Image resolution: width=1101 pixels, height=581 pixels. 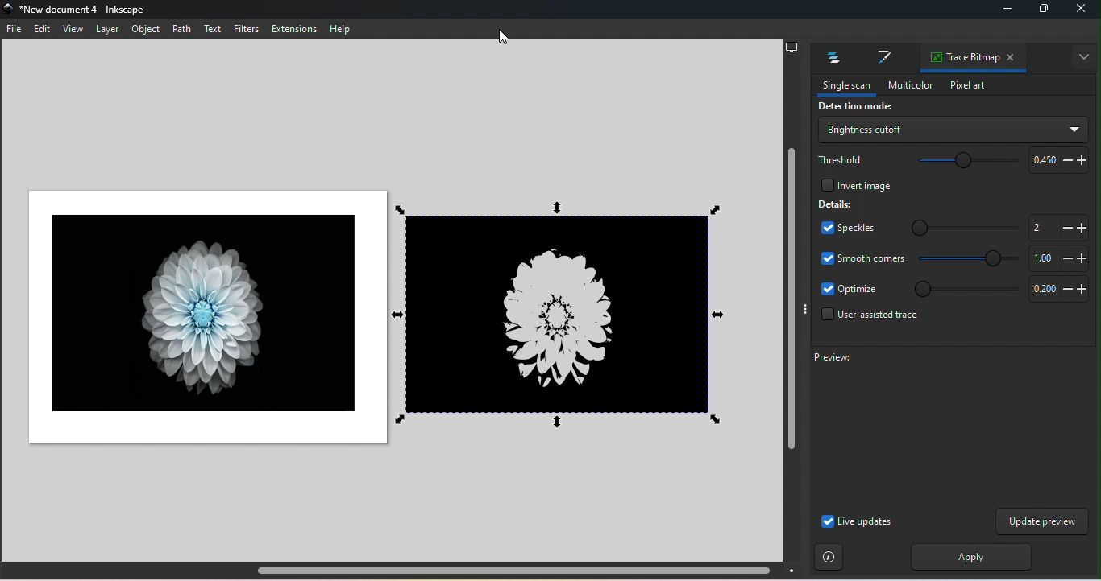 What do you see at coordinates (245, 28) in the screenshot?
I see `Filters` at bounding box center [245, 28].